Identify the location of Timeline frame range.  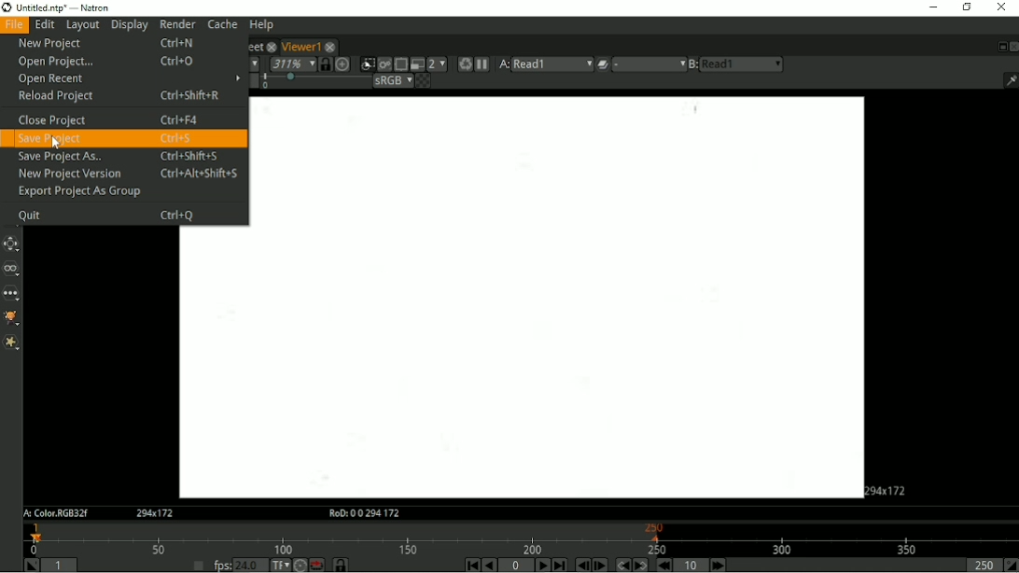
(340, 566).